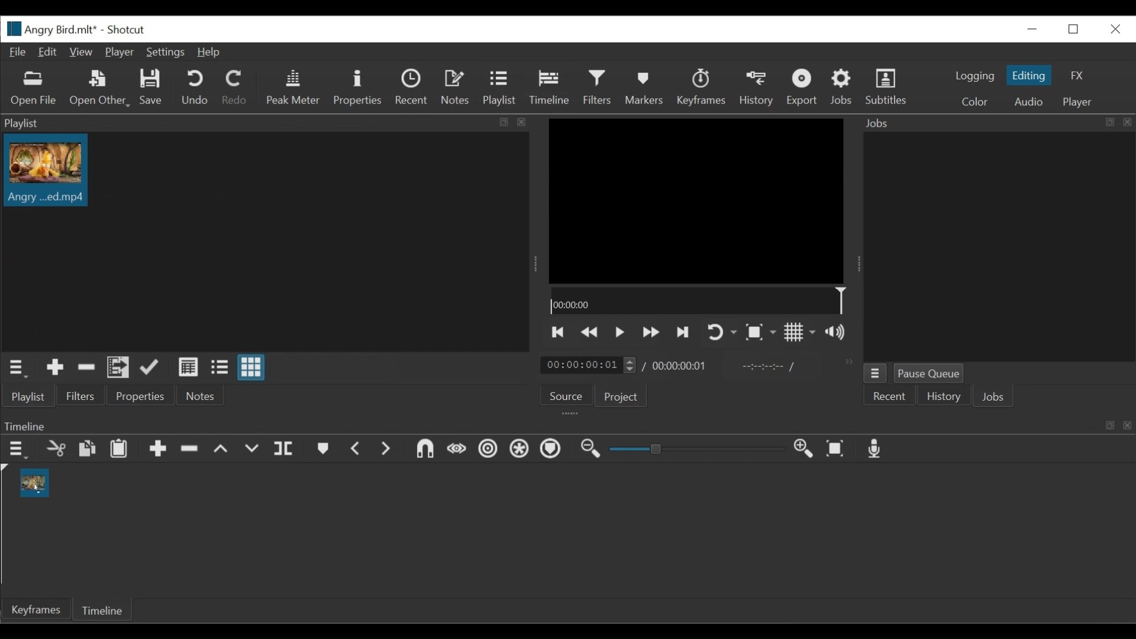  Describe the element at coordinates (322, 449) in the screenshot. I see `Markers` at that location.